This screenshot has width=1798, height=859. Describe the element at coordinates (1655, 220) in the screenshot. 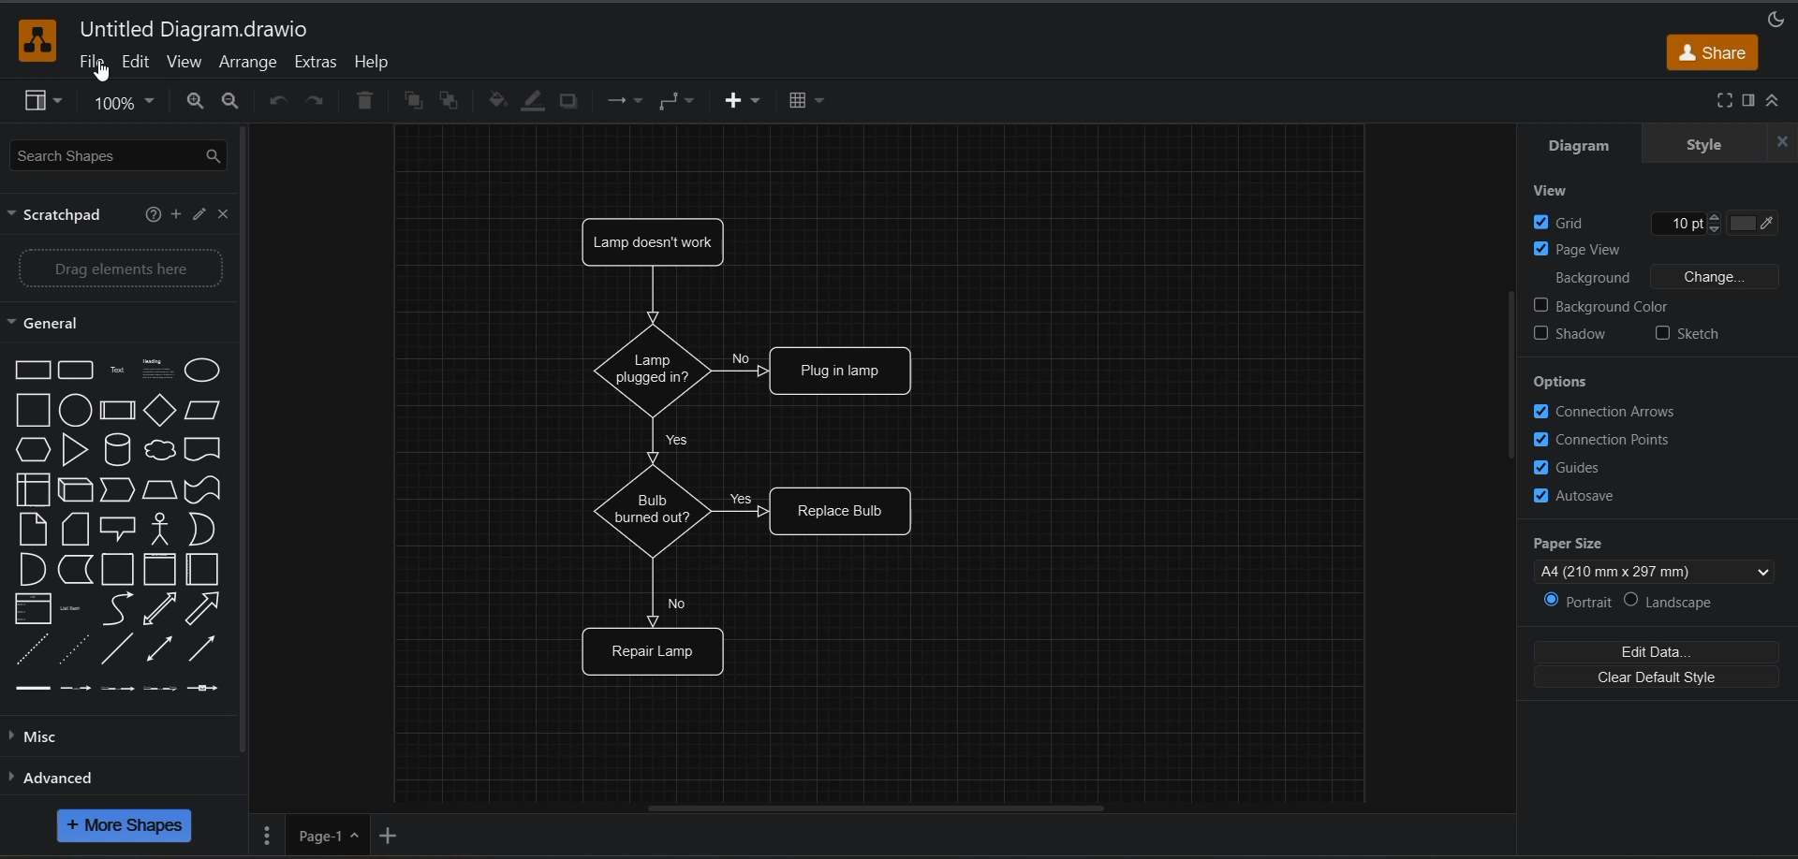

I see `grid` at that location.